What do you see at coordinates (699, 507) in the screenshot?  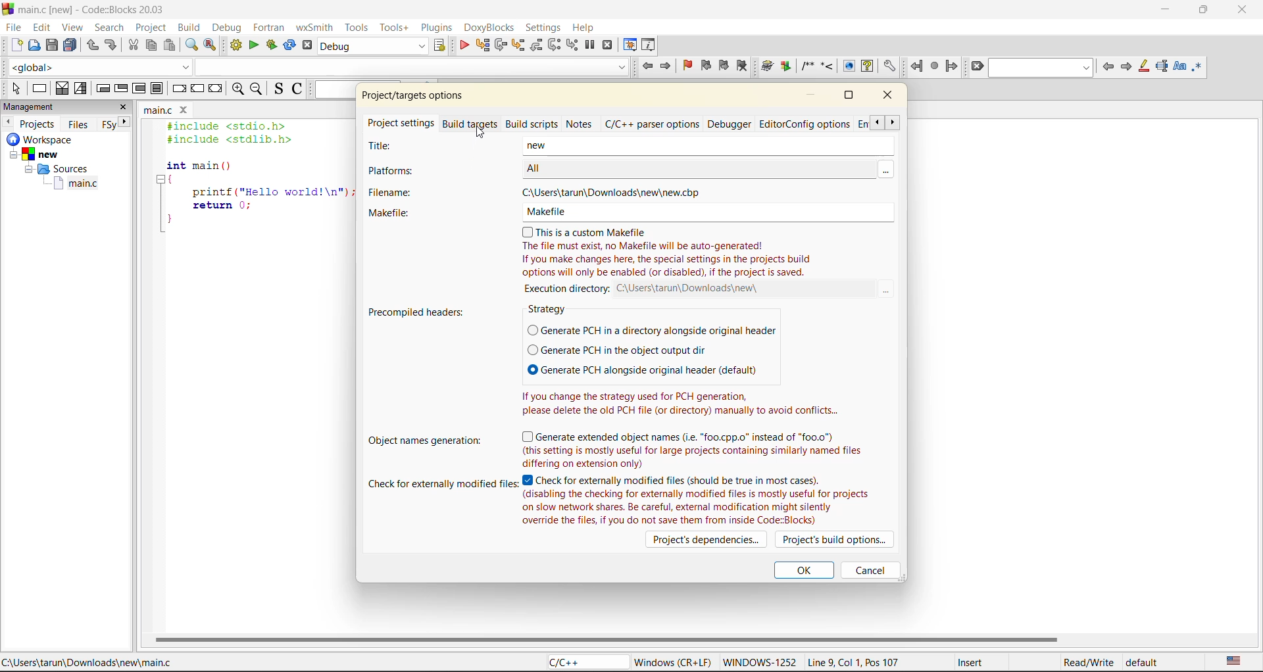 I see `(disabling the checking for externally modified files is mostly useful for projects
on slow network shares. Be careful, external modification might silently
override the files, if you do not save them from inside Code:Blocks)` at bounding box center [699, 507].